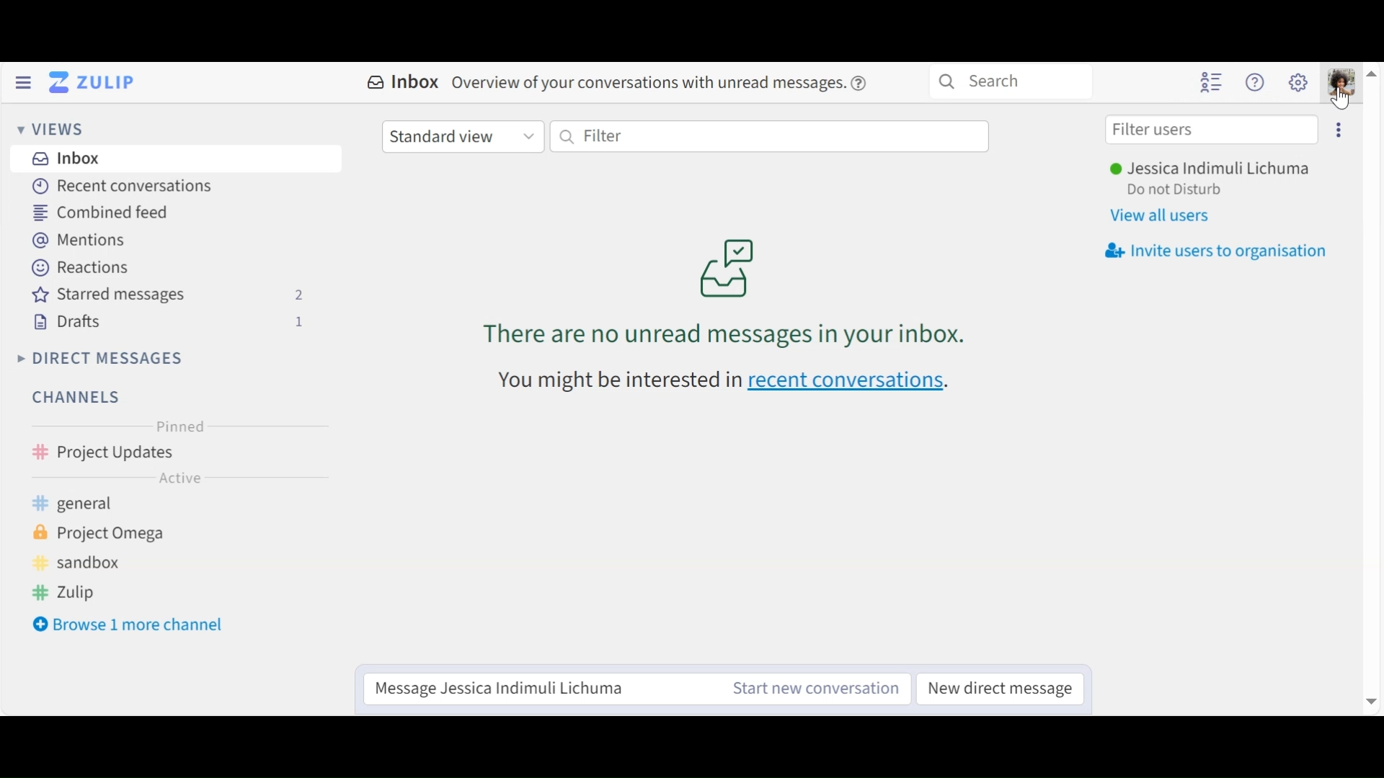 The width and height of the screenshot is (1384, 778). Describe the element at coordinates (621, 84) in the screenshot. I see `Inbox` at that location.